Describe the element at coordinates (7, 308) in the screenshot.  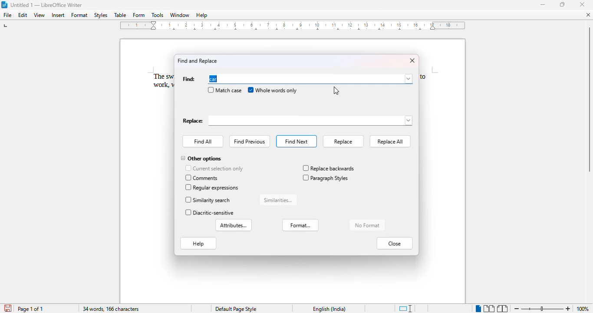
I see `save document` at that location.